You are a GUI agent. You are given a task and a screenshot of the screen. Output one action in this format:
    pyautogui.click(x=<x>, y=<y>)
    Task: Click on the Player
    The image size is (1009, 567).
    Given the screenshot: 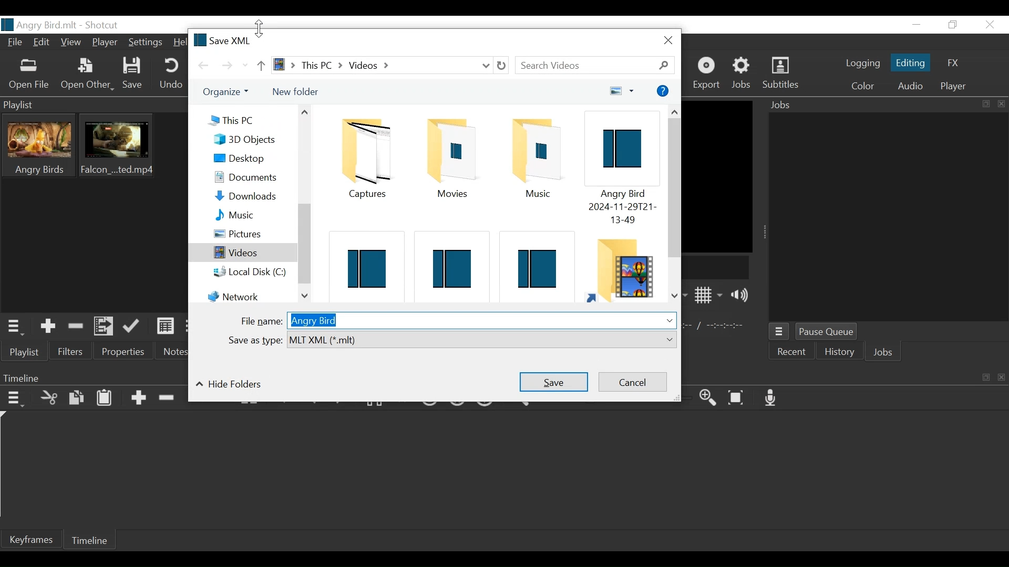 What is the action you would take?
    pyautogui.click(x=104, y=44)
    